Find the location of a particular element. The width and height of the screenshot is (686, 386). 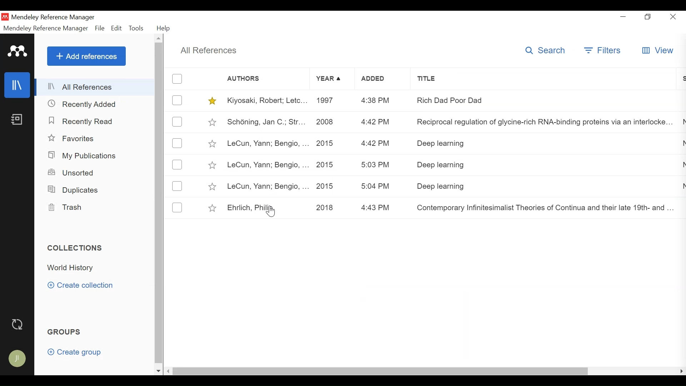

(un)Select is located at coordinates (177, 122).